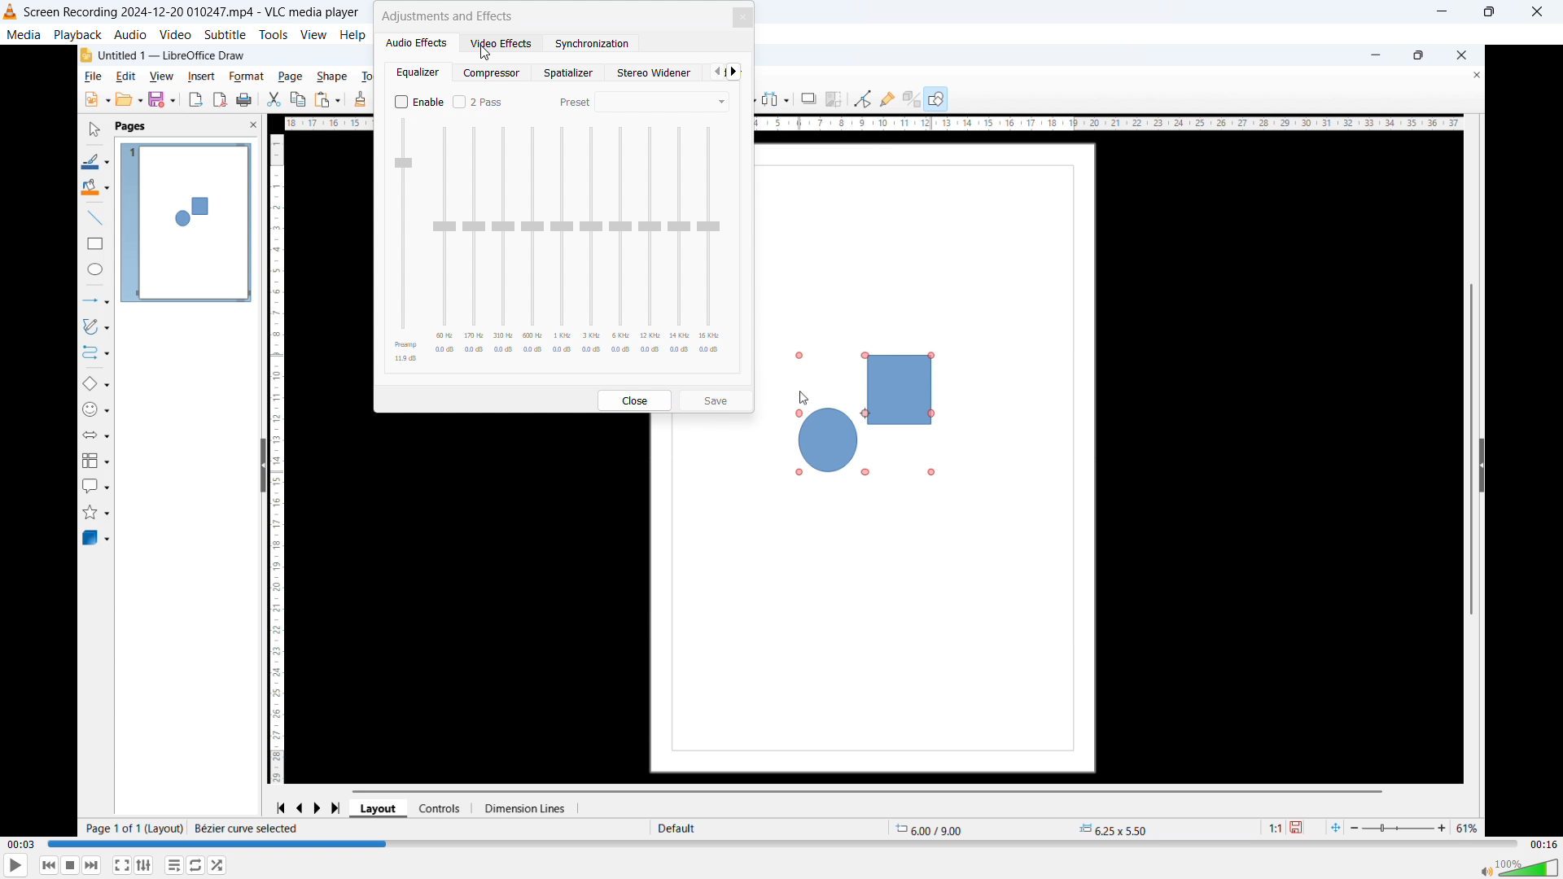 This screenshot has width=1563, height=879. I want to click on Click to toggle between loop all, loop one, no loop, so click(195, 866).